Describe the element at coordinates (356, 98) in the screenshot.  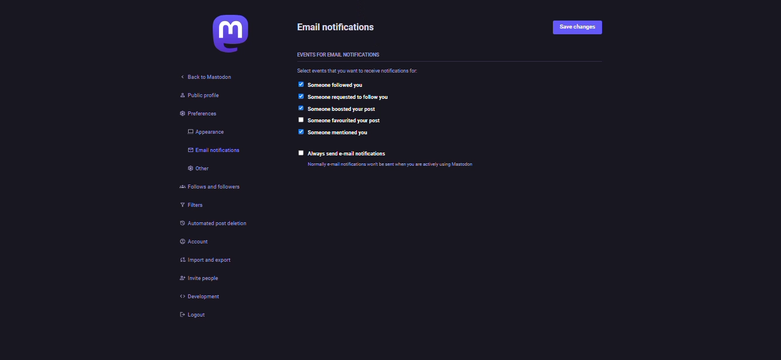
I see `someone requested to follow you` at that location.